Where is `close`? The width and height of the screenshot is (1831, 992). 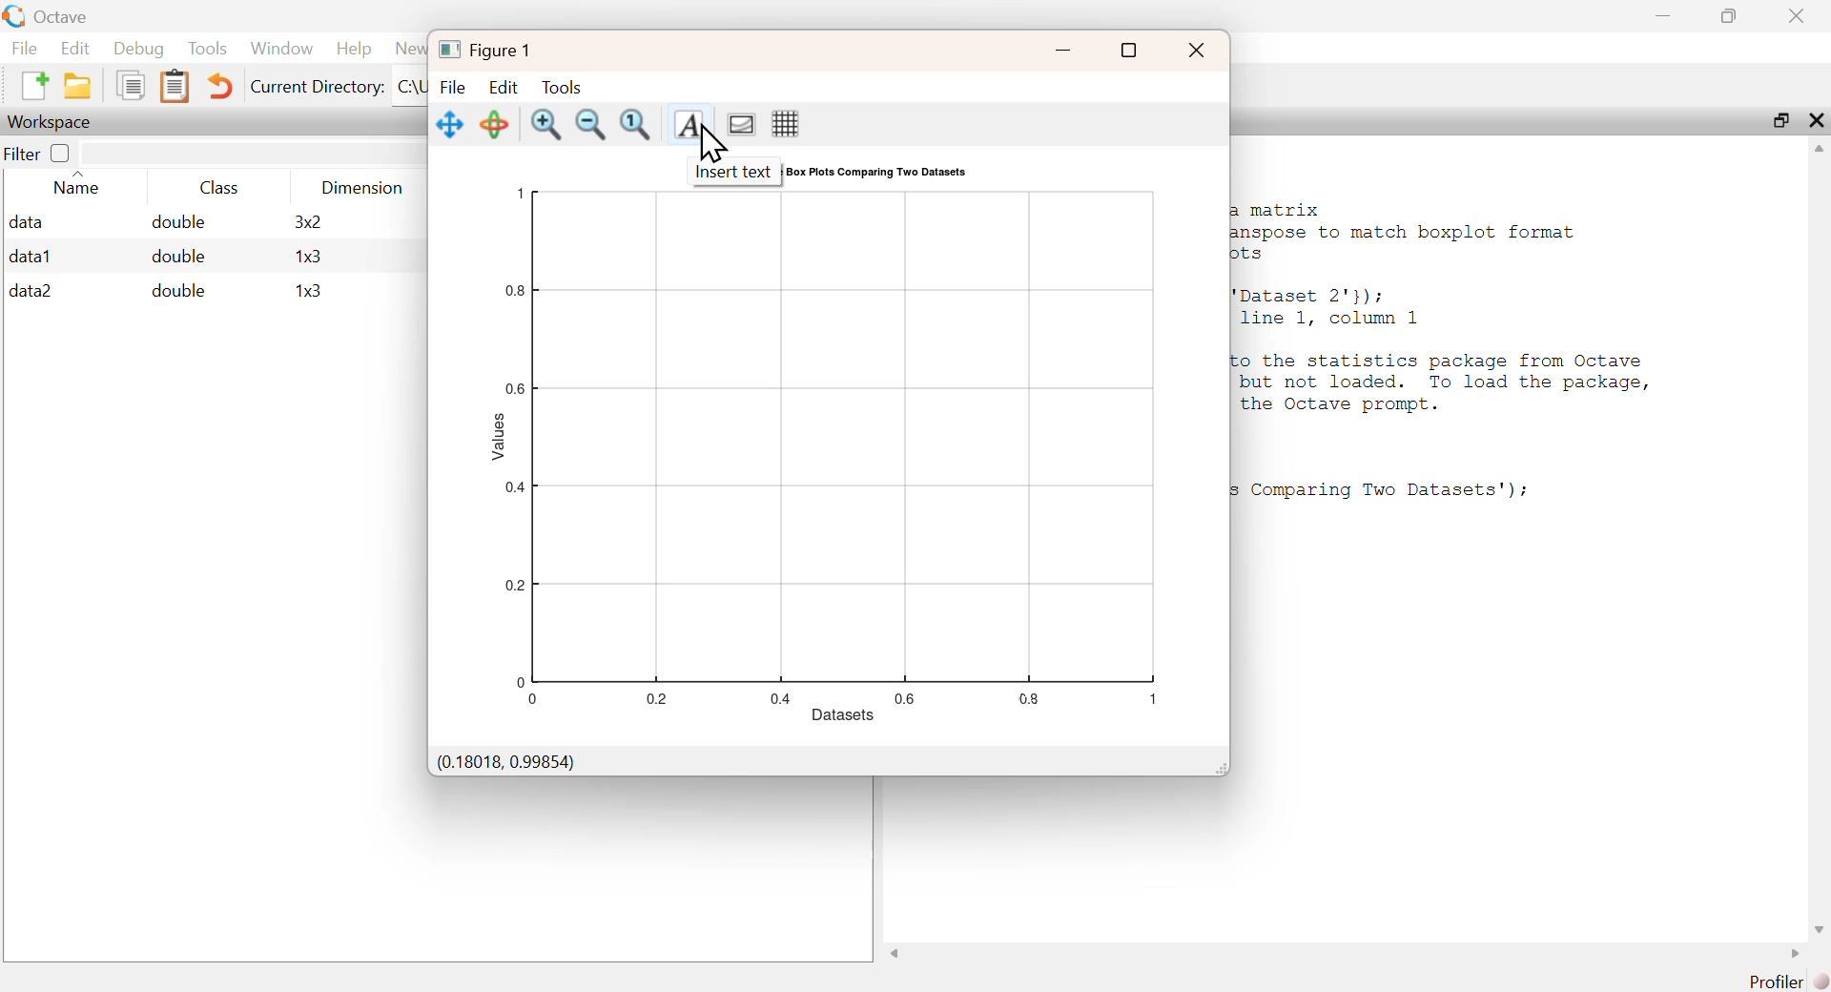
close is located at coordinates (1817, 119).